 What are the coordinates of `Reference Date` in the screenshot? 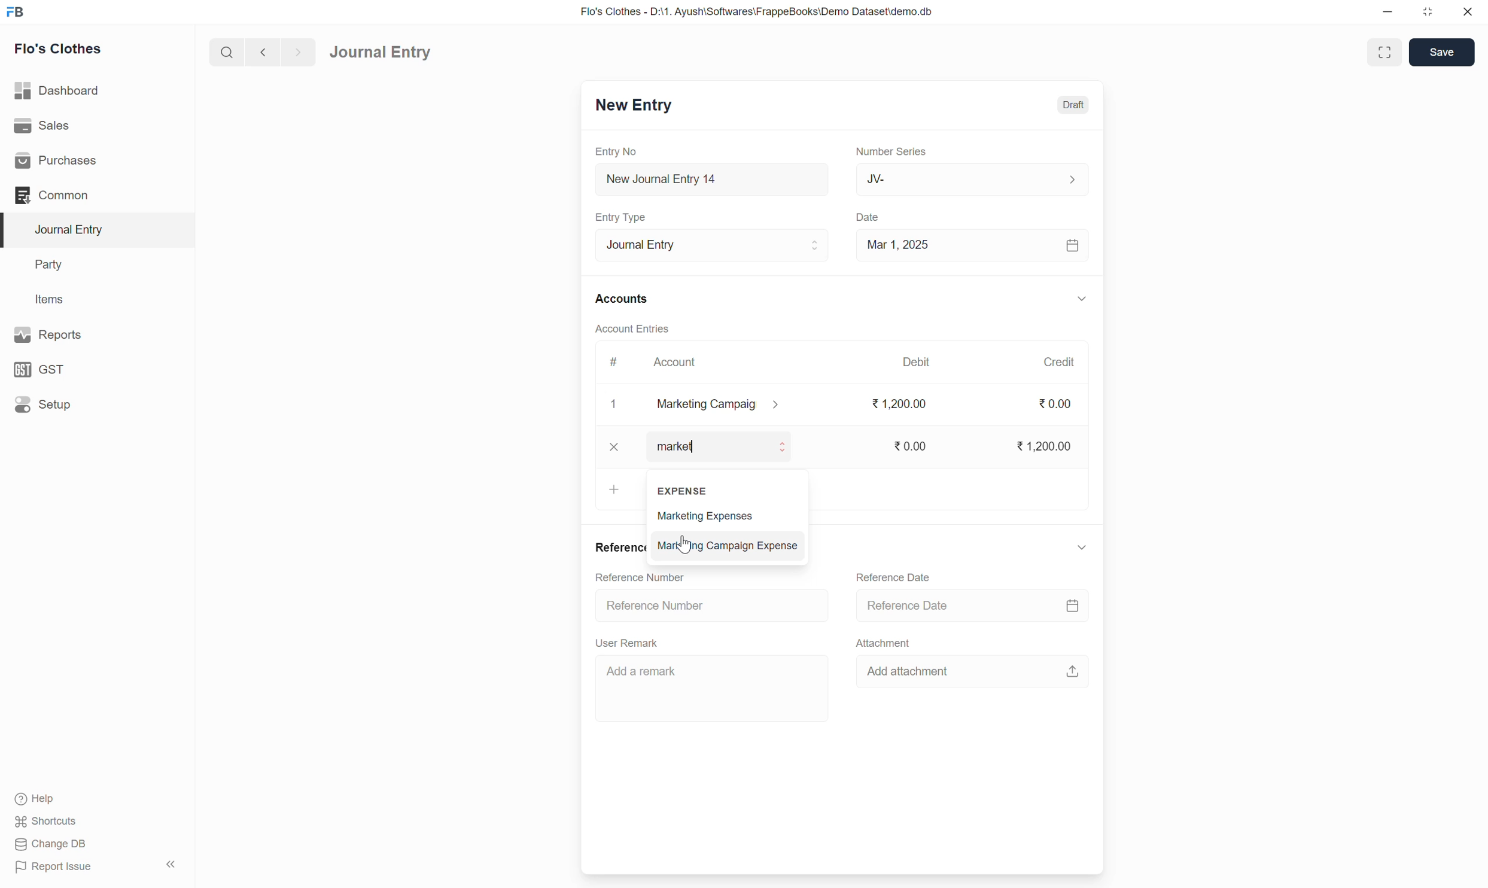 It's located at (911, 607).